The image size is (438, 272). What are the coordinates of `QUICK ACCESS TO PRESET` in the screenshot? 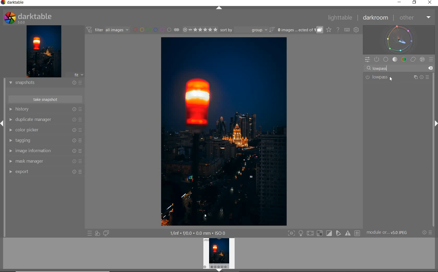 It's located at (90, 234).